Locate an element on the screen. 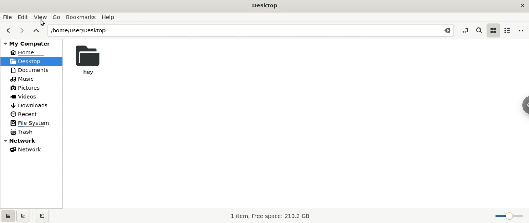  cursor is located at coordinates (44, 23).